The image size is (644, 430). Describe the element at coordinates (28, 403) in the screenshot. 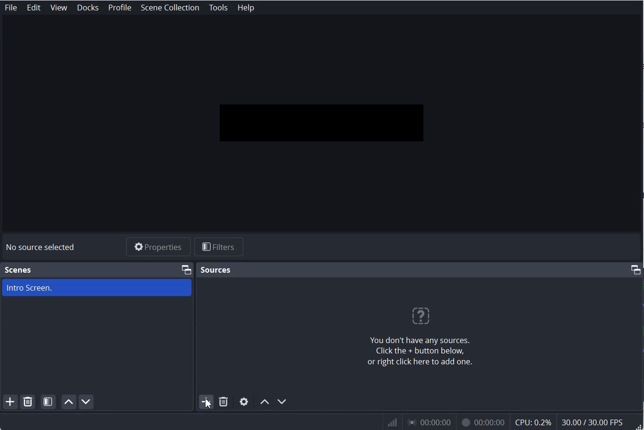

I see `Remove Selected Scene` at that location.